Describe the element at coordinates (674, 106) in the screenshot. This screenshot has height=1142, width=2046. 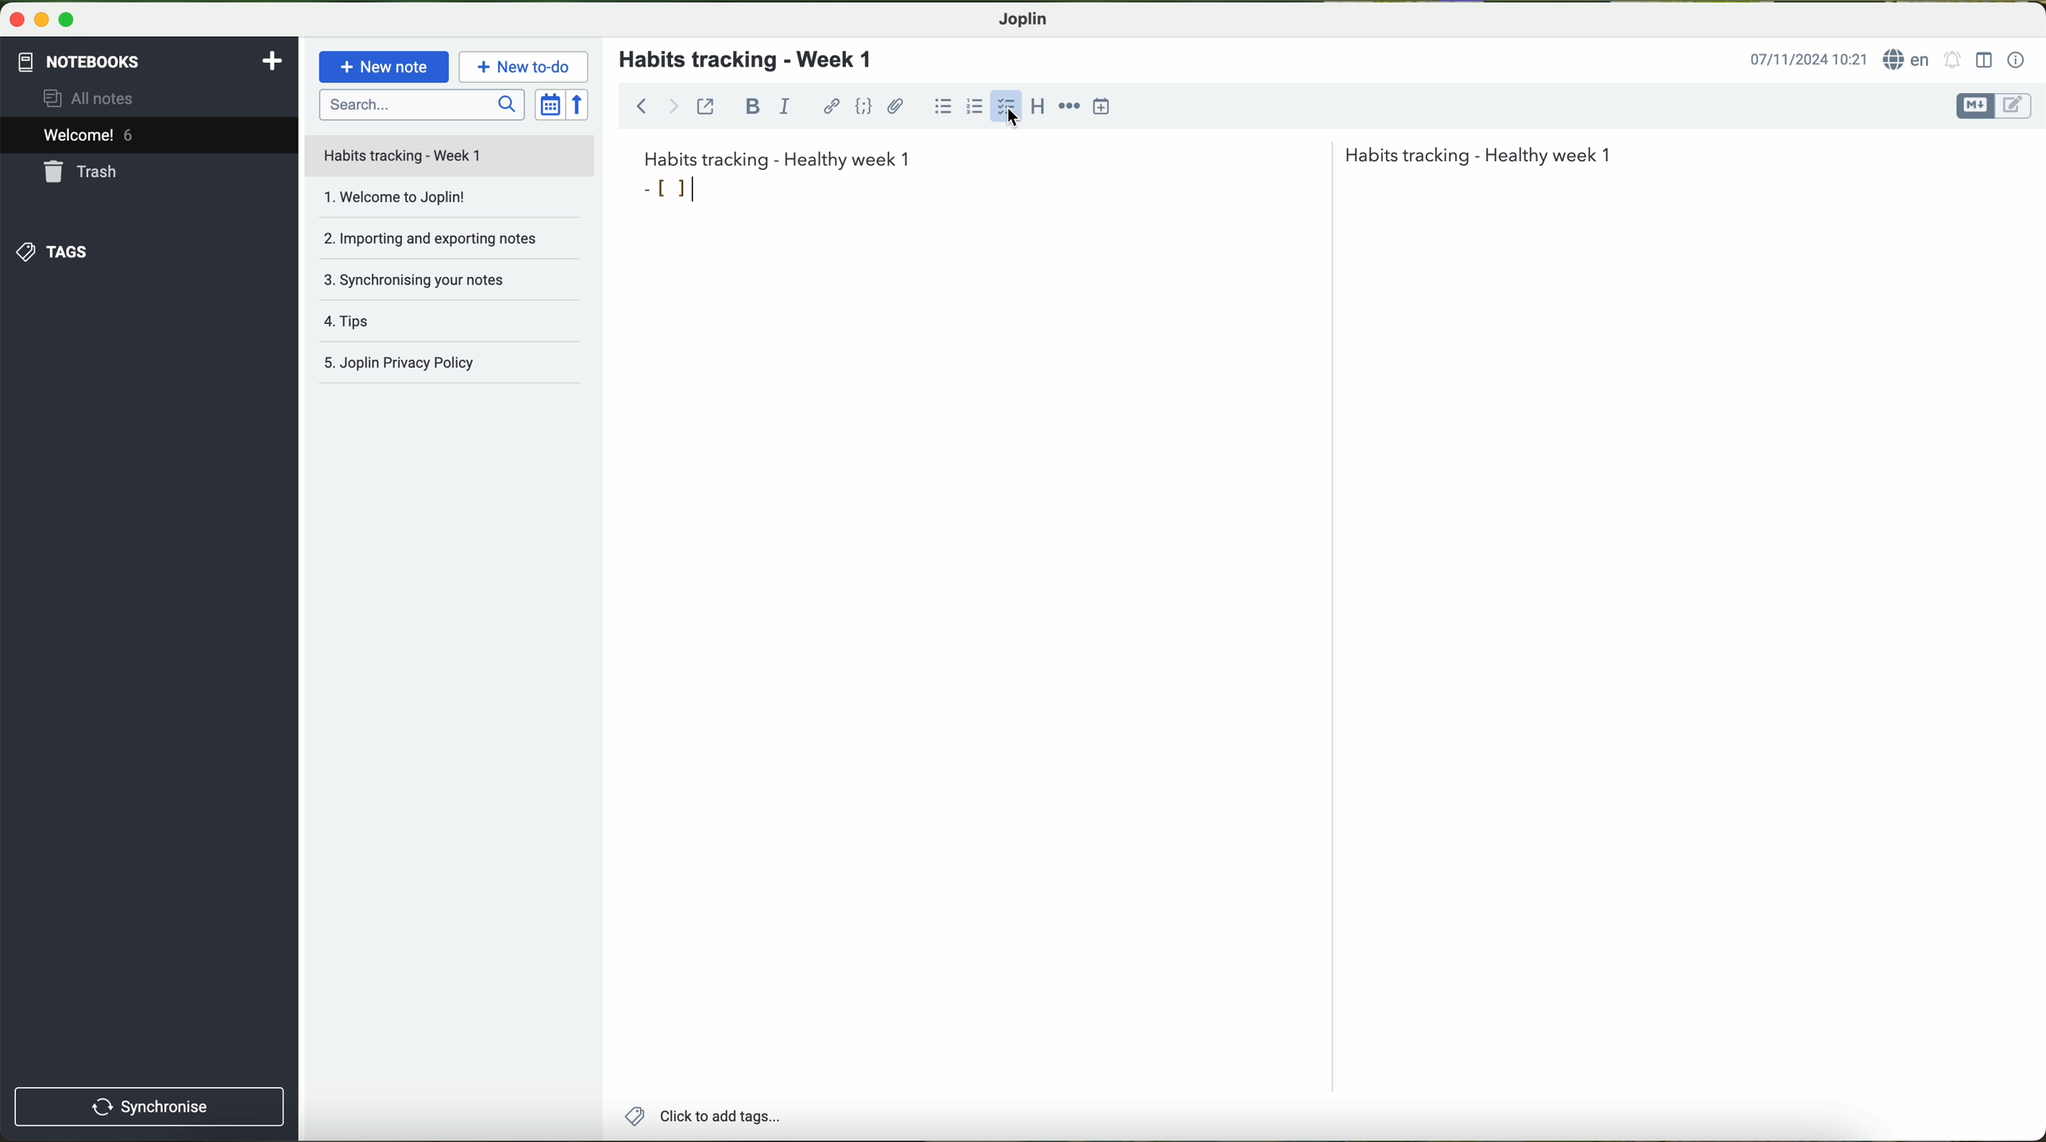
I see `forward` at that location.